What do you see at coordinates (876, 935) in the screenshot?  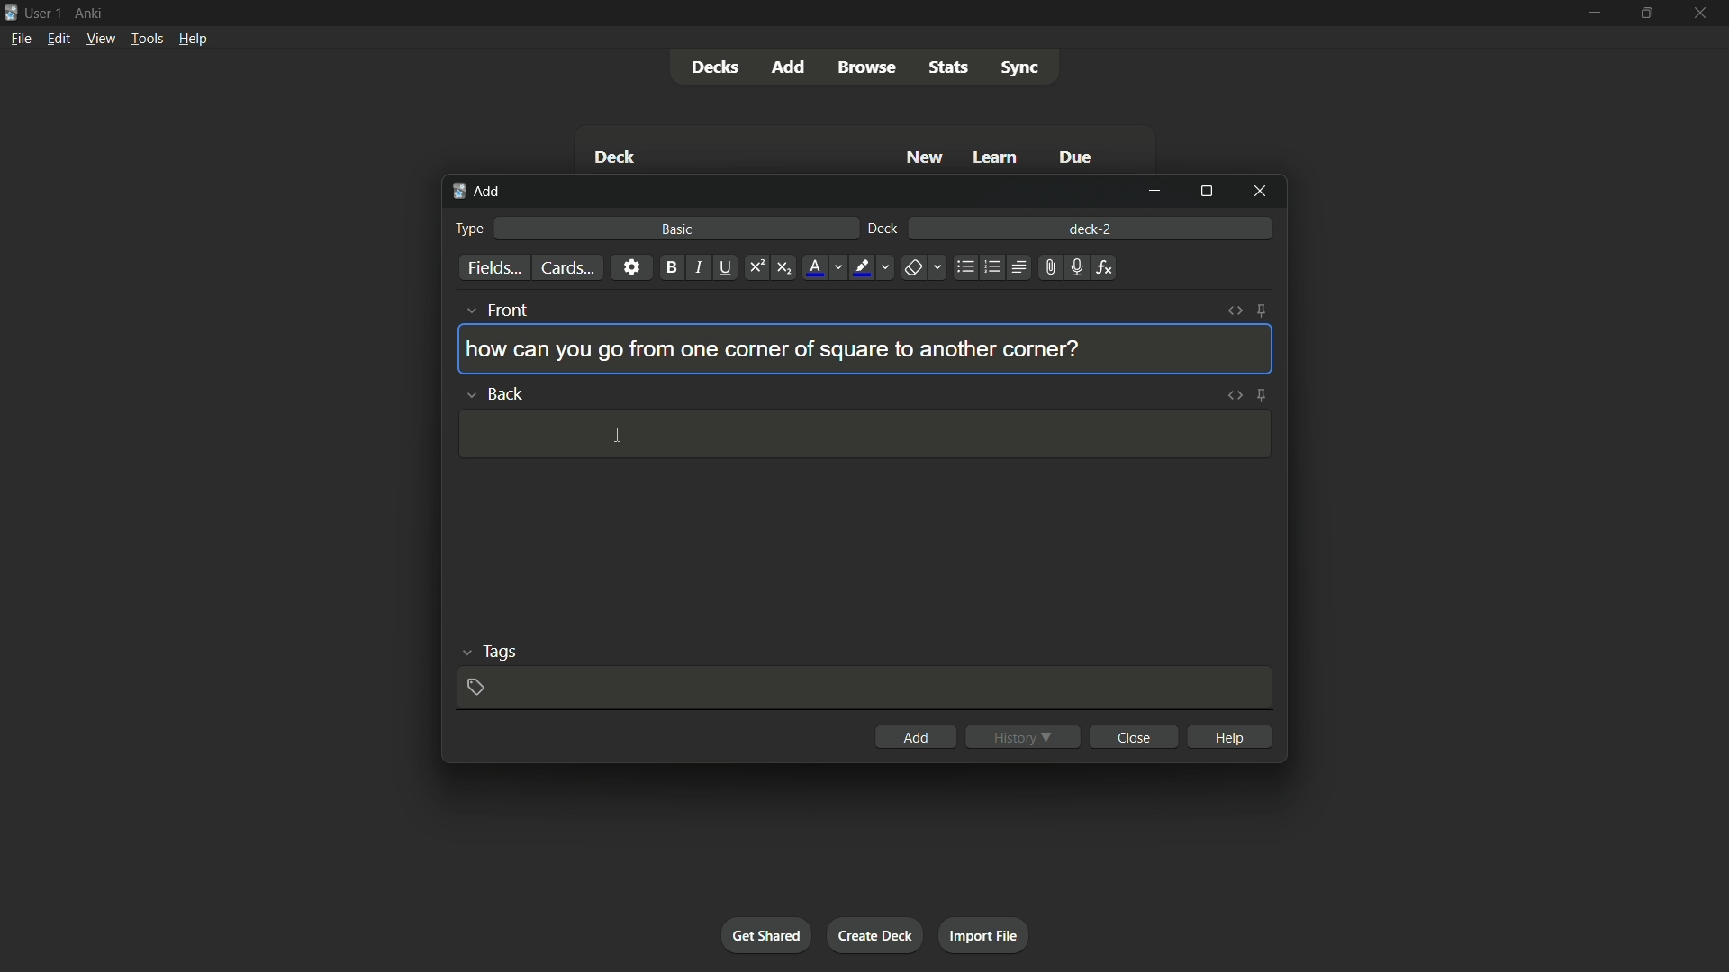 I see `create  deck` at bounding box center [876, 935].